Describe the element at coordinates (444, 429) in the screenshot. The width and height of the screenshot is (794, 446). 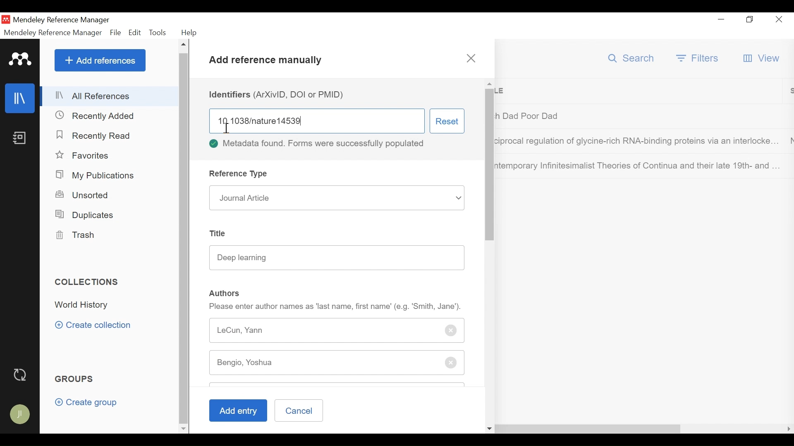
I see `Horizontal Scroll bar` at that location.